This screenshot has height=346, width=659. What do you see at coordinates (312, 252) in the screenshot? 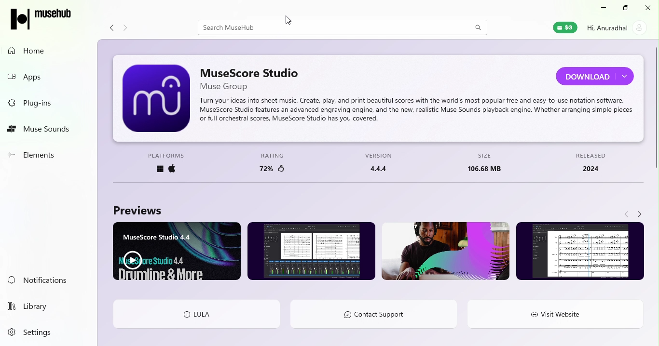
I see `Preview image` at bounding box center [312, 252].